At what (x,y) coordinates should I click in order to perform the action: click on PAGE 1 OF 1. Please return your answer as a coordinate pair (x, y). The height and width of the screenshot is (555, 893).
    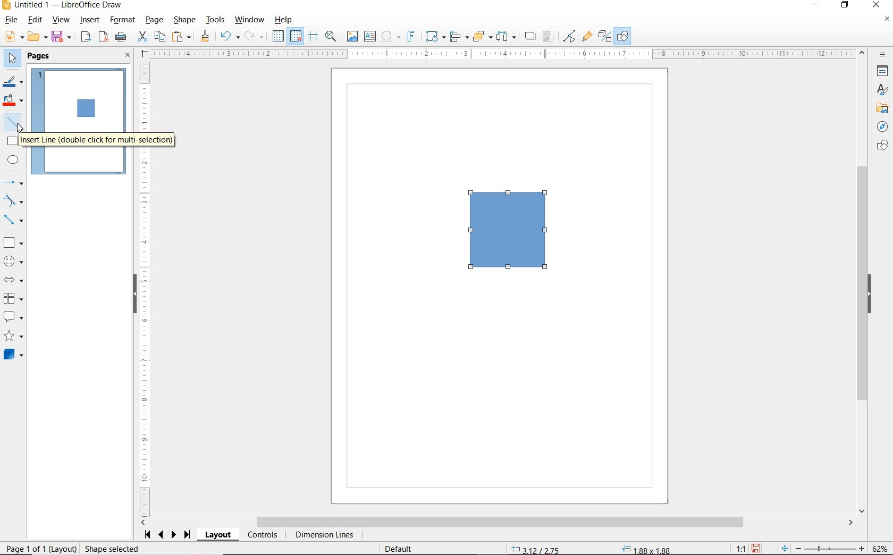
    Looking at the image, I should click on (27, 550).